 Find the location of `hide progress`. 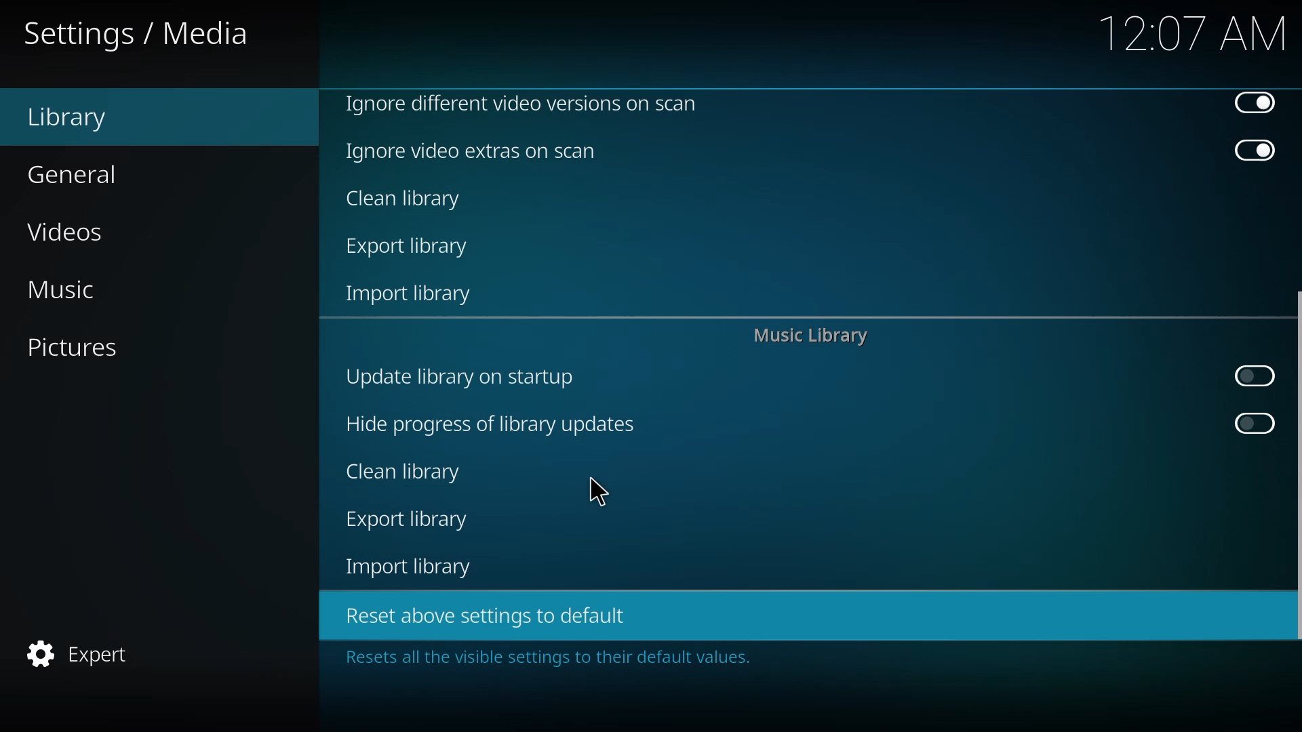

hide progress is located at coordinates (489, 424).